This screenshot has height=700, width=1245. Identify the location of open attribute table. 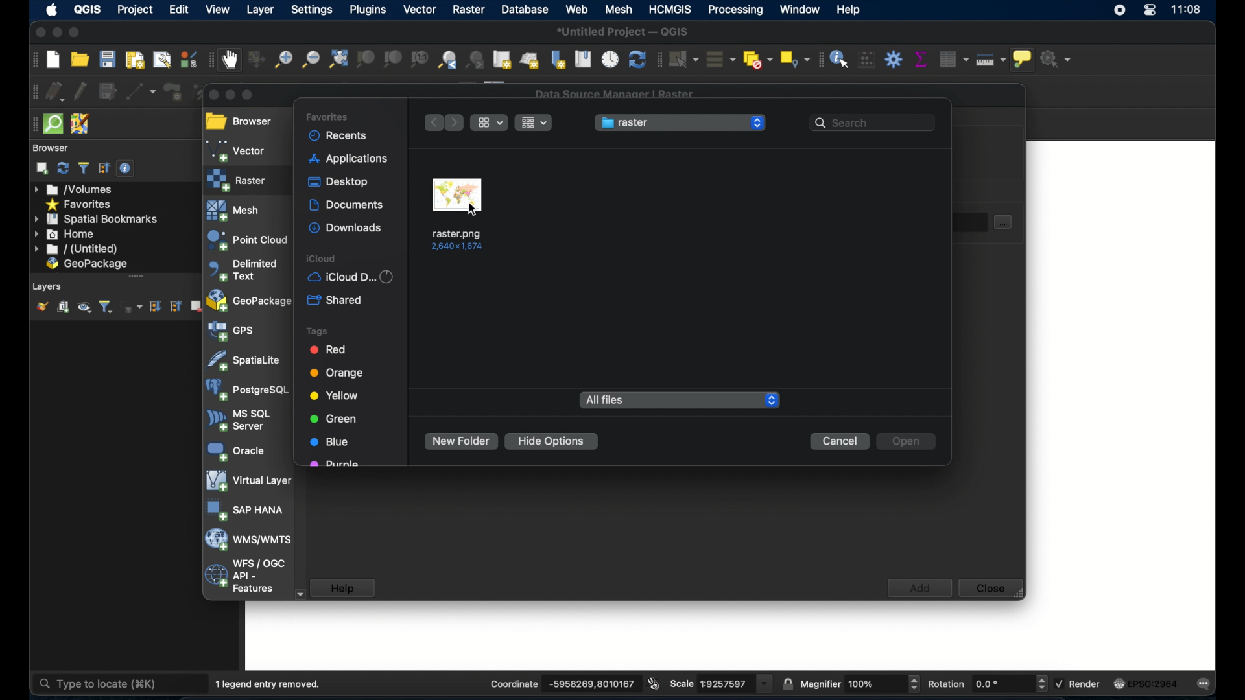
(951, 58).